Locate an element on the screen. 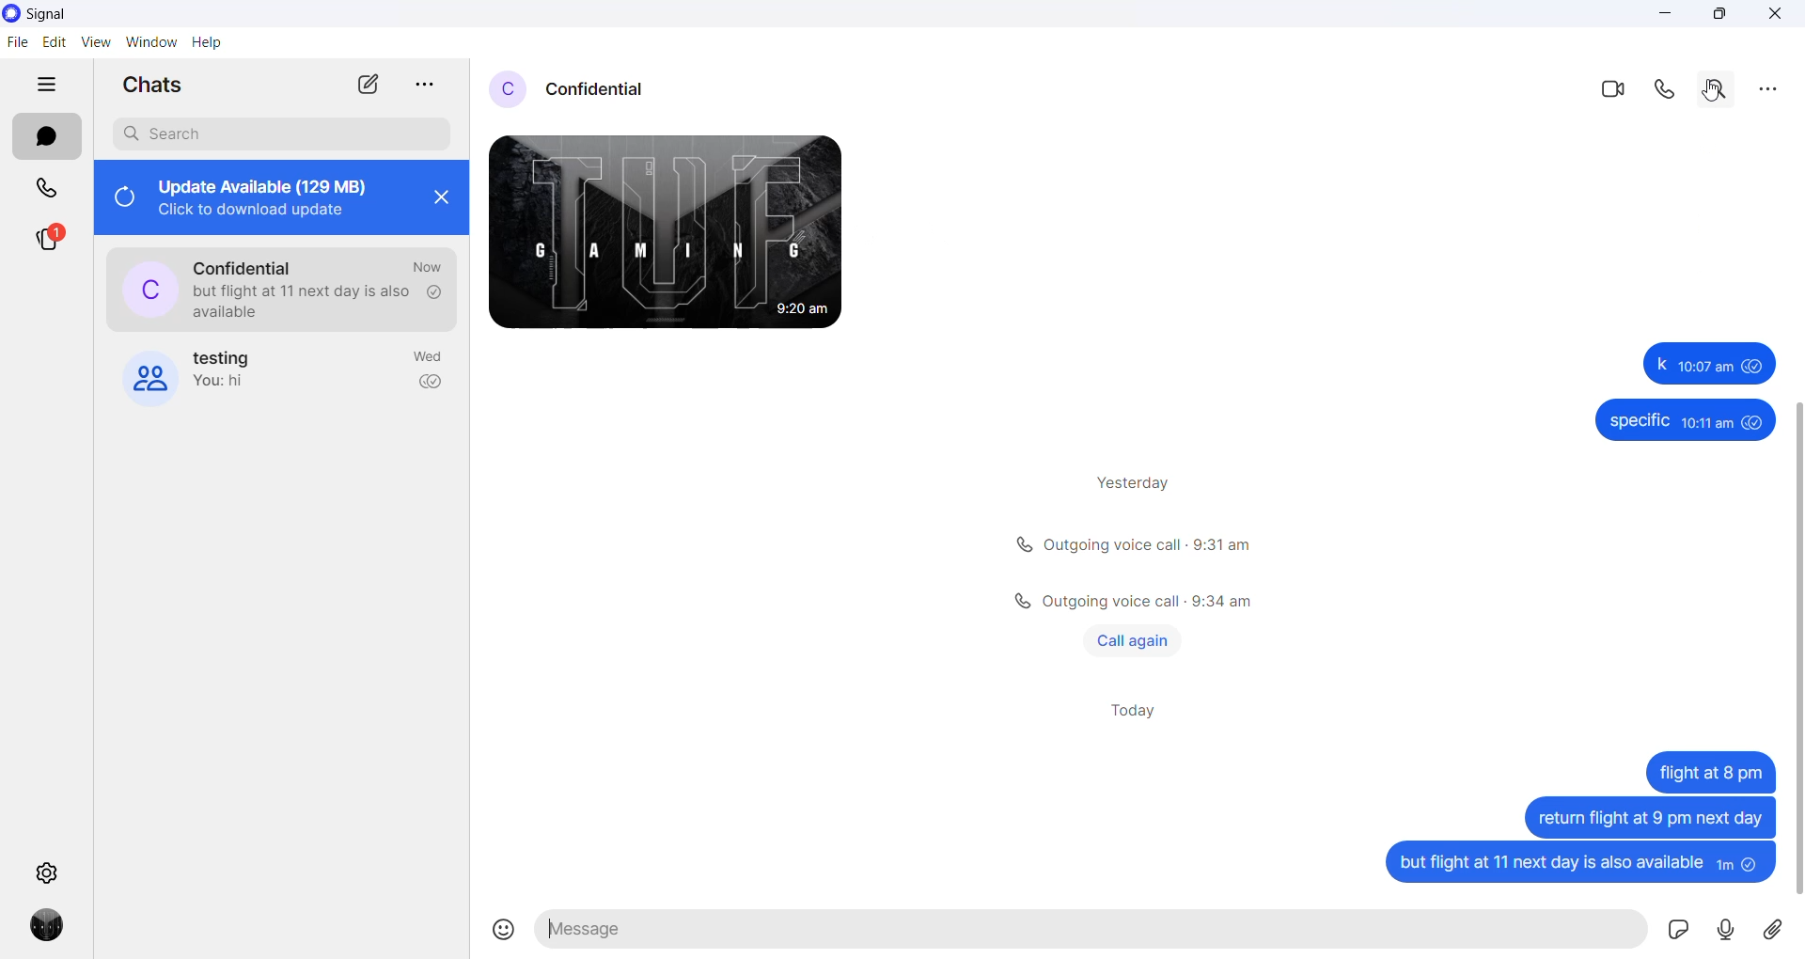 The image size is (1805, 959). video call is located at coordinates (1618, 87).